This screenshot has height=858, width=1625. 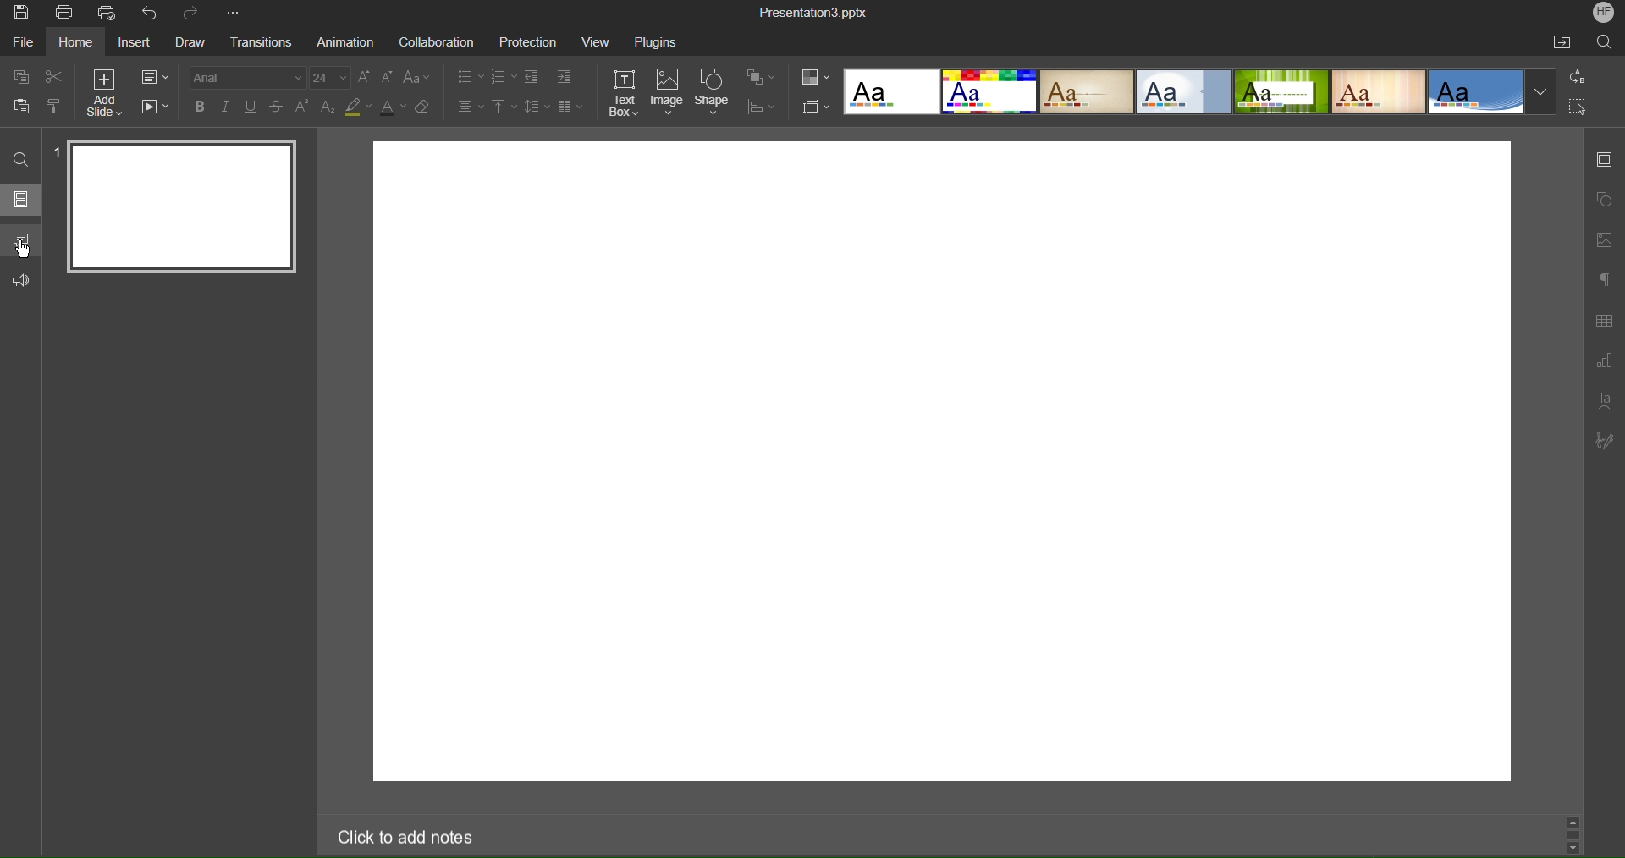 What do you see at coordinates (1578, 107) in the screenshot?
I see `Select All ` at bounding box center [1578, 107].